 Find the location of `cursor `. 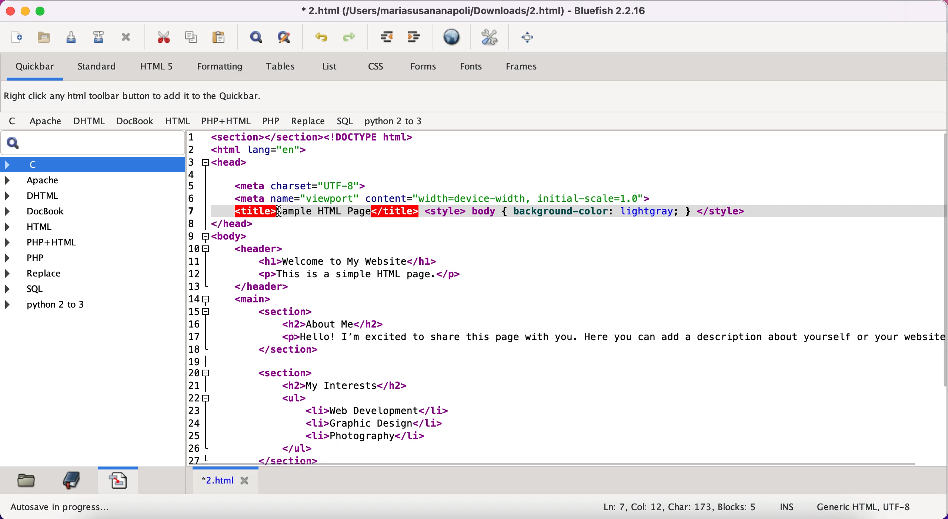

cursor  is located at coordinates (281, 212).